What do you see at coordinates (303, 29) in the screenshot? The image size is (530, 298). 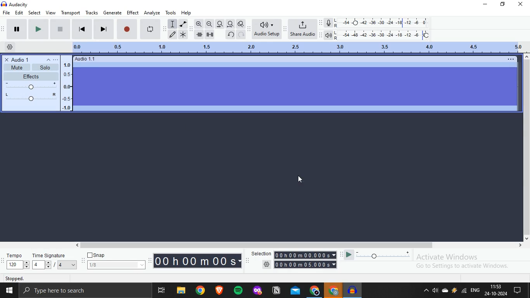 I see `Share Audio` at bounding box center [303, 29].